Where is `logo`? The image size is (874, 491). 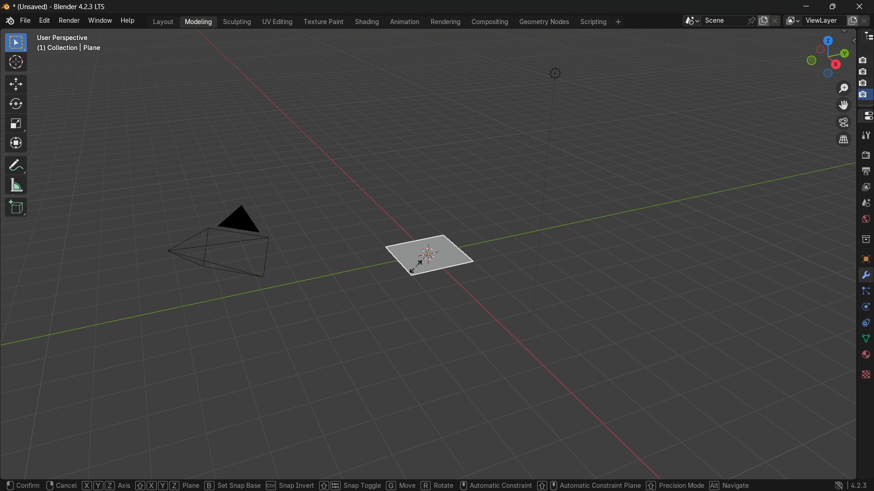
logo is located at coordinates (8, 22).